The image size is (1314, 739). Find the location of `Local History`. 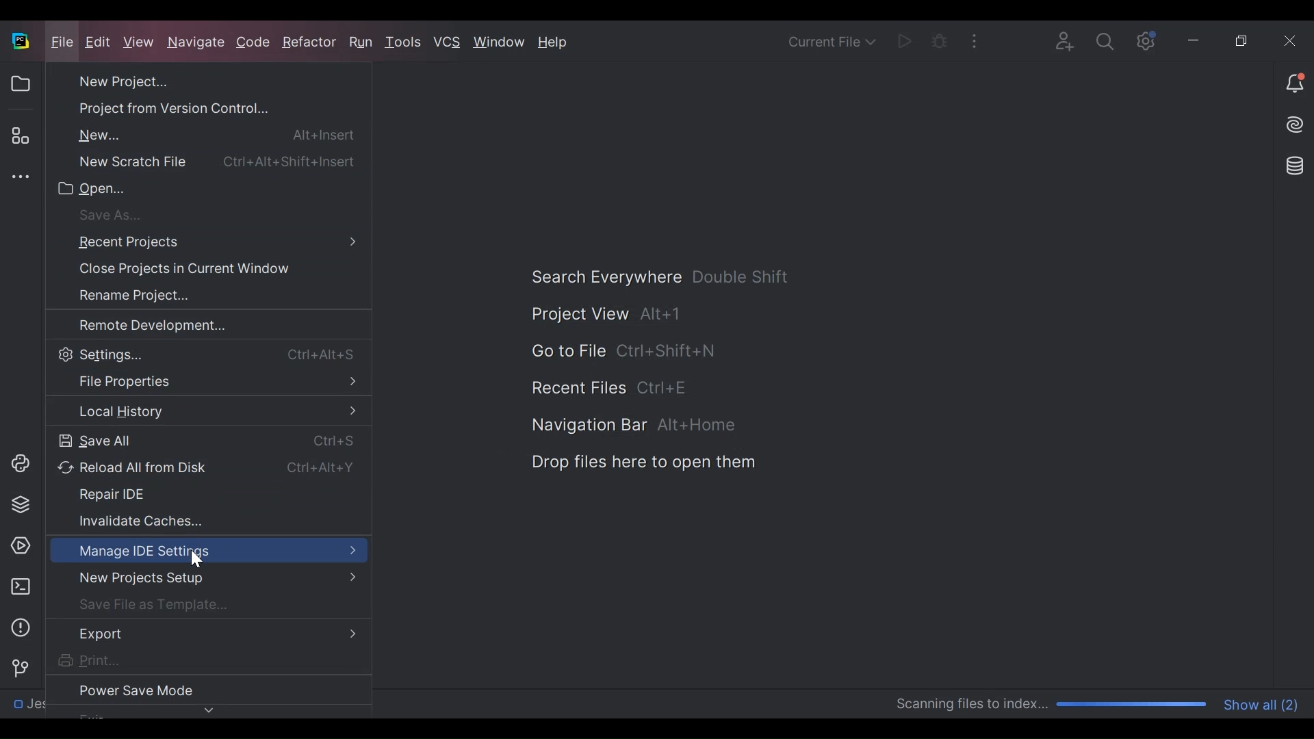

Local History is located at coordinates (206, 411).